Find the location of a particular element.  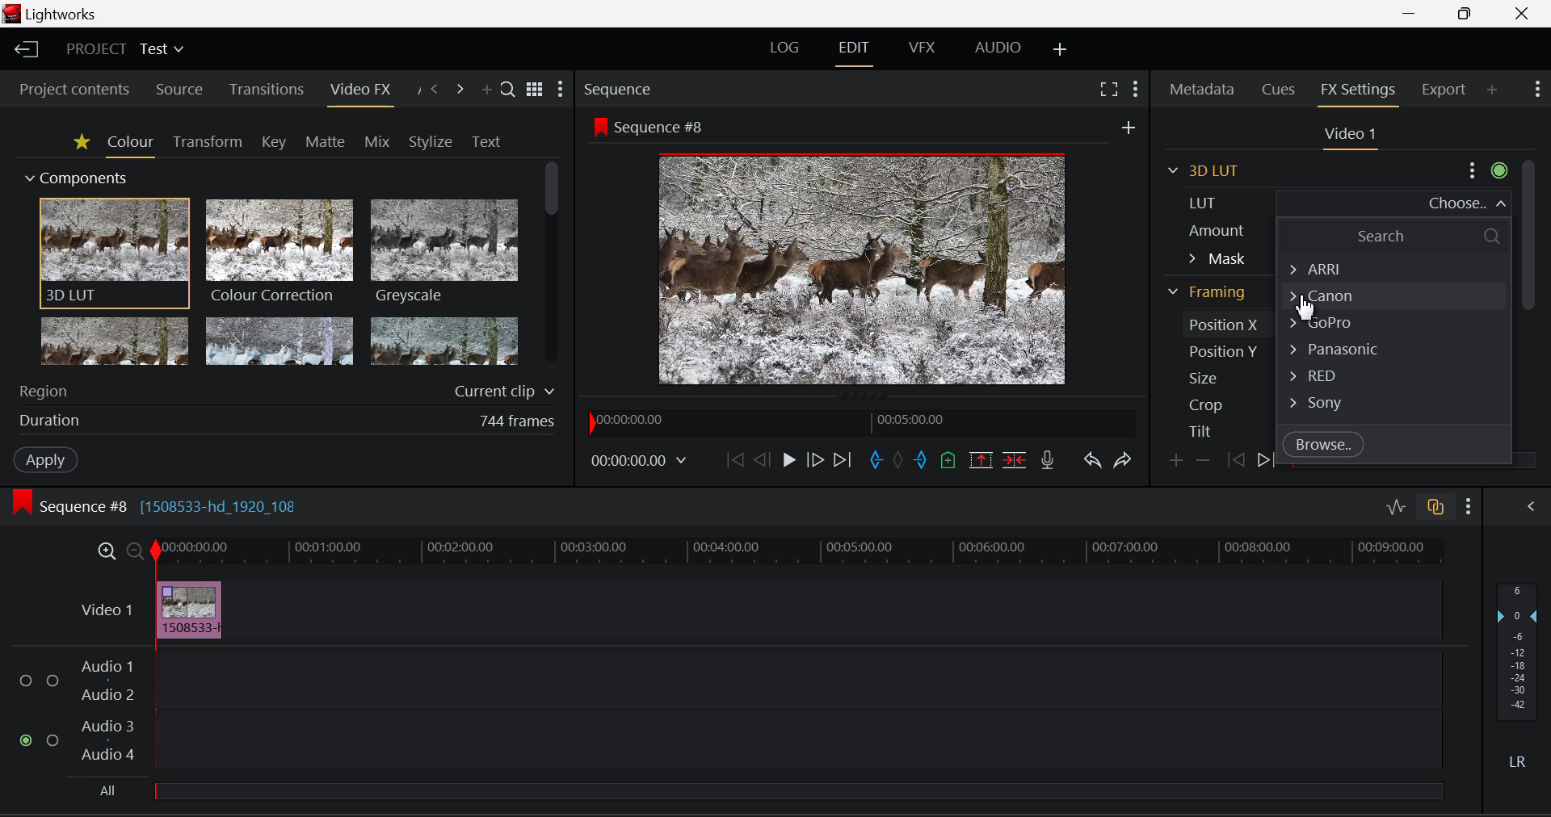

Cues is located at coordinates (1278, 90).